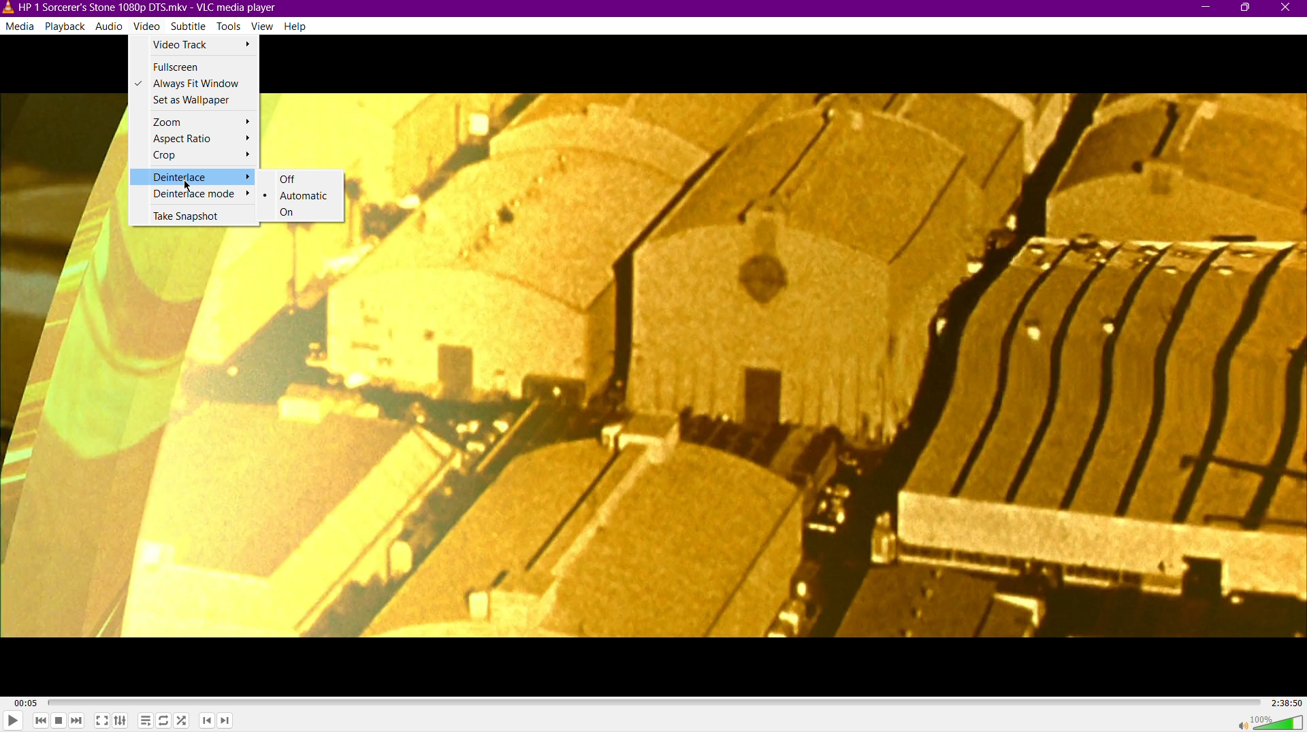 The width and height of the screenshot is (1307, 732). Describe the element at coordinates (184, 182) in the screenshot. I see `Cursor Position` at that location.